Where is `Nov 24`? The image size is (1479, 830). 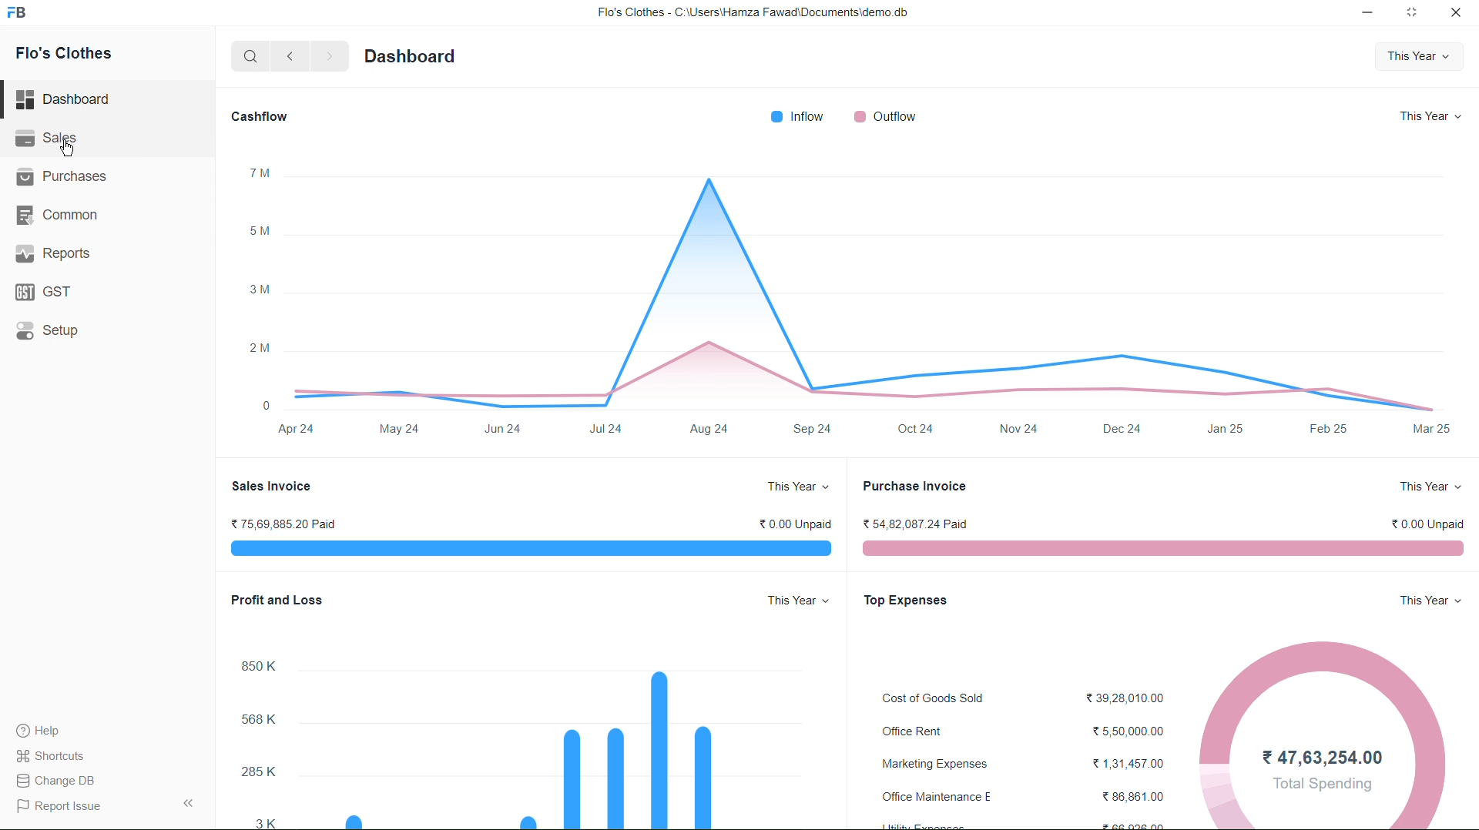
Nov 24 is located at coordinates (1018, 429).